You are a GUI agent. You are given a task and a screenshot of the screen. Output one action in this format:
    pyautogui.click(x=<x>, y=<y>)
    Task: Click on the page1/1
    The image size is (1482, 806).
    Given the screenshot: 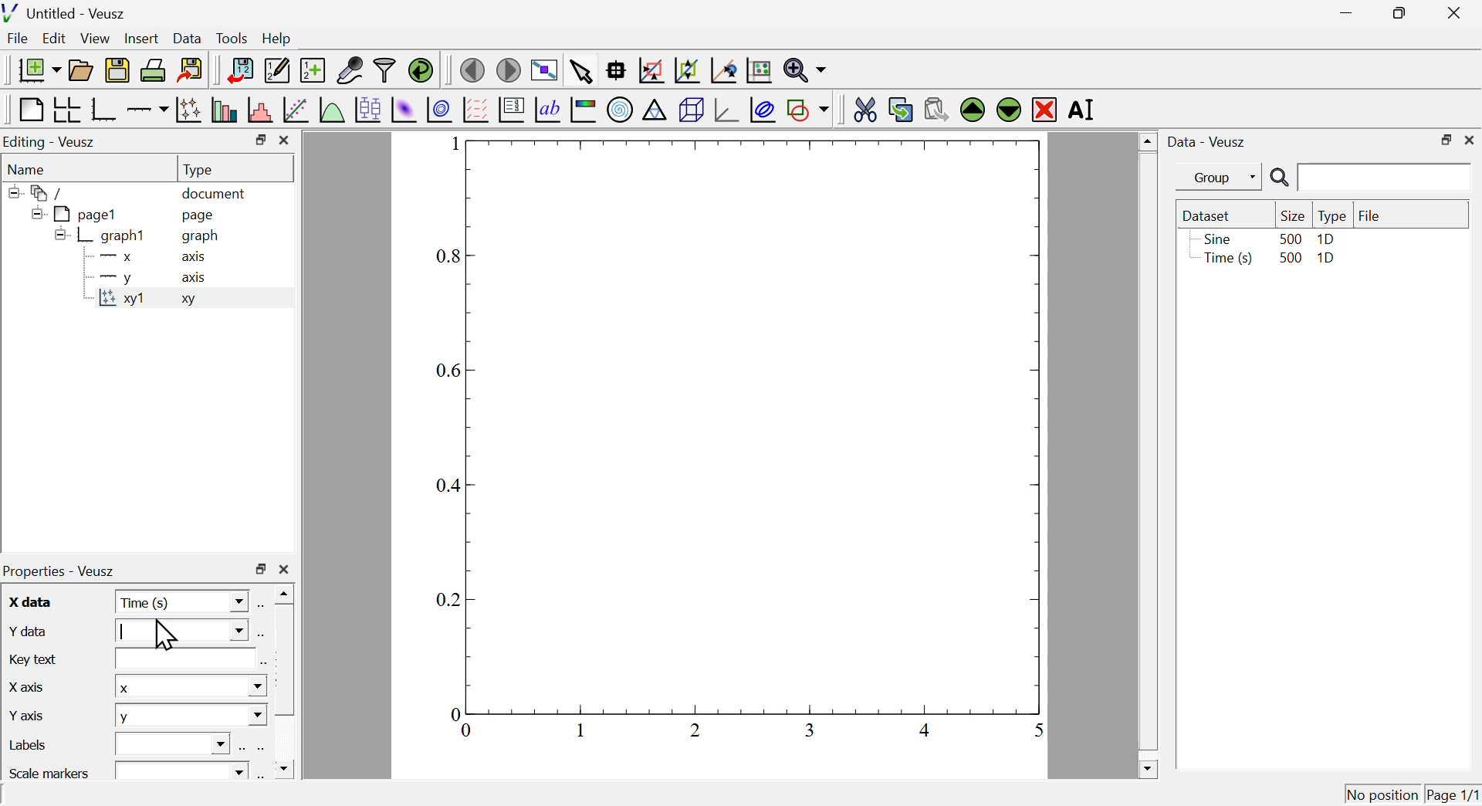 What is the action you would take?
    pyautogui.click(x=1453, y=791)
    